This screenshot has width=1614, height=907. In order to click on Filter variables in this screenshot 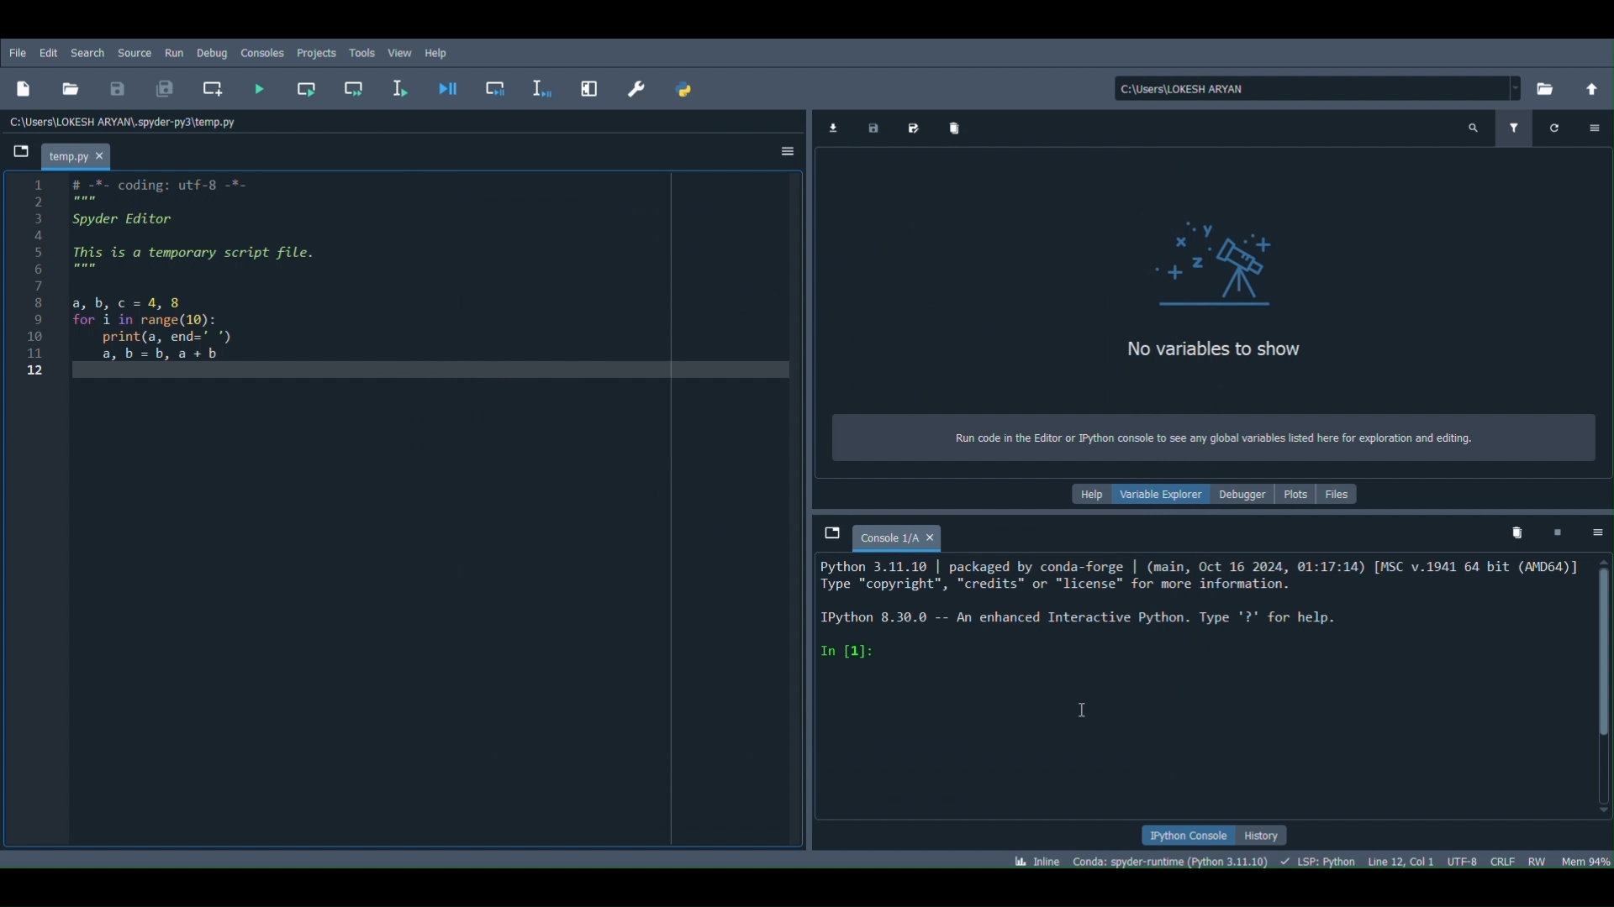, I will do `click(1520, 129)`.